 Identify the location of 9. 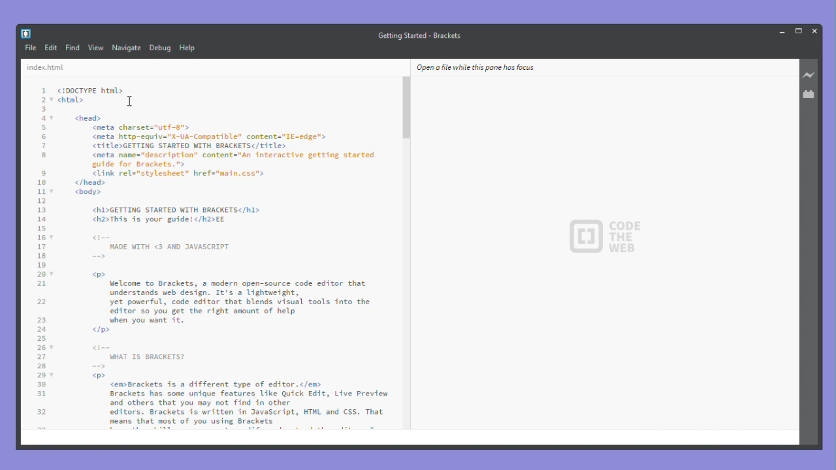
(41, 174).